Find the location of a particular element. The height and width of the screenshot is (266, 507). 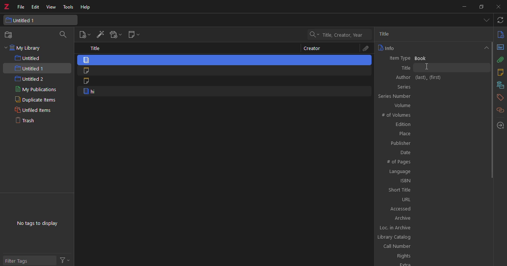

file is located at coordinates (20, 7).